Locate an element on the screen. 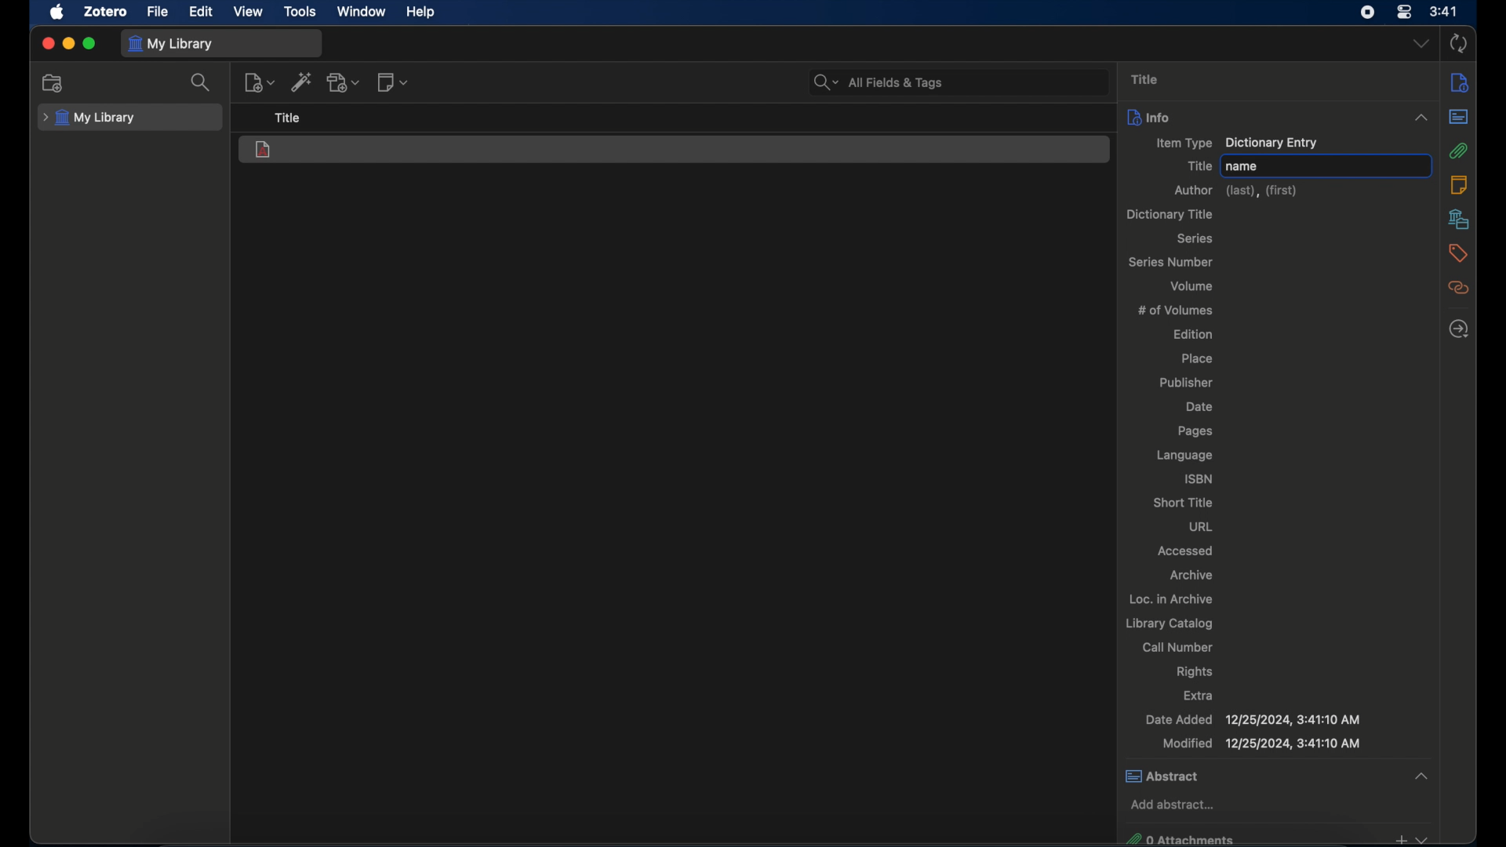  url is located at coordinates (1201, 526).